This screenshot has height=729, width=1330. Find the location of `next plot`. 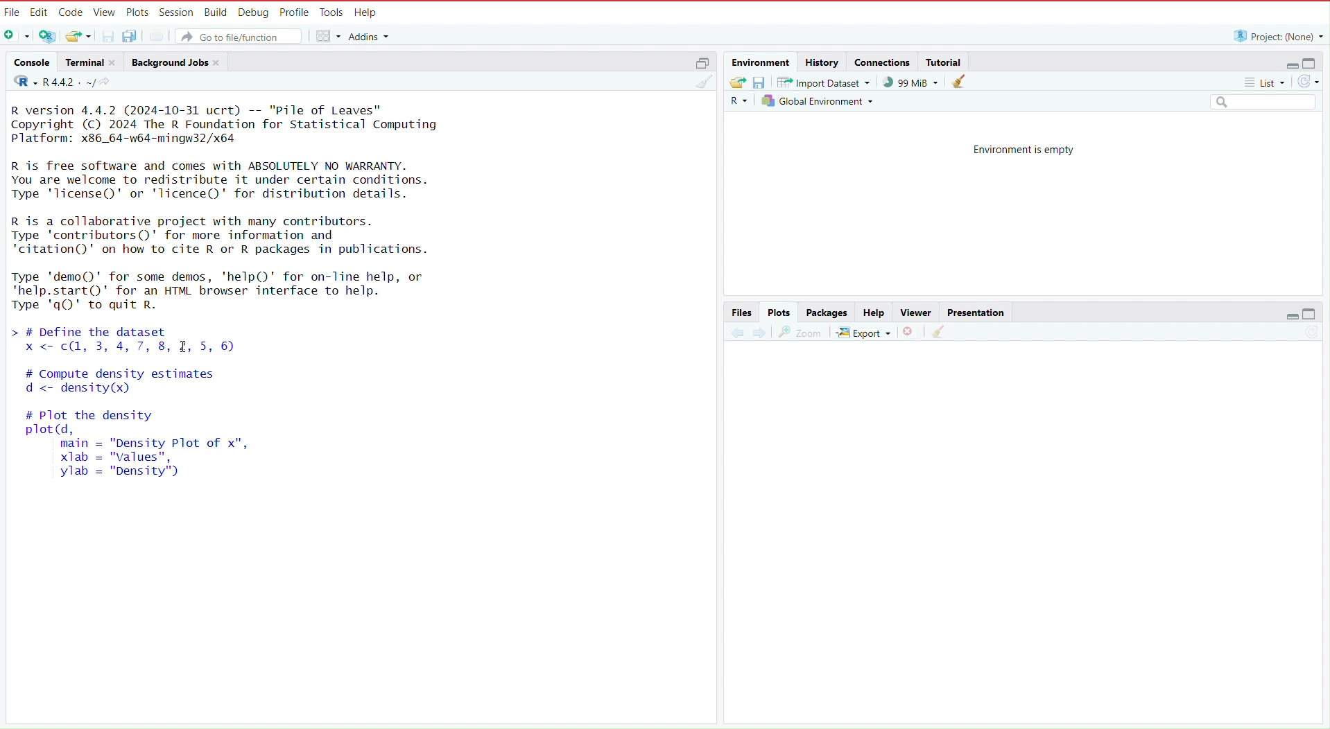

next plot is located at coordinates (760, 333).